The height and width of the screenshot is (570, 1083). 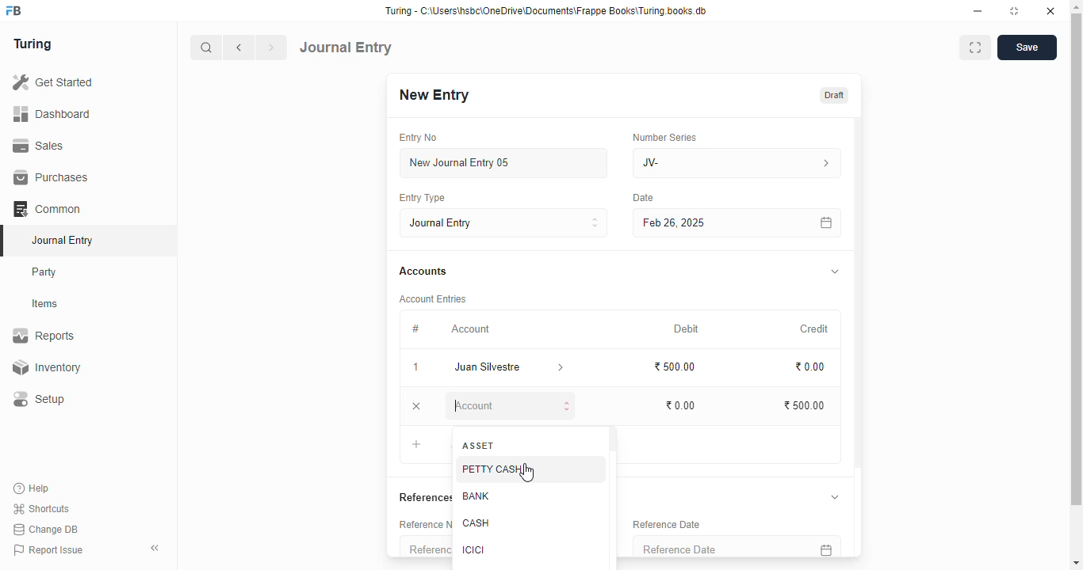 What do you see at coordinates (156, 548) in the screenshot?
I see `toggle sidebar` at bounding box center [156, 548].